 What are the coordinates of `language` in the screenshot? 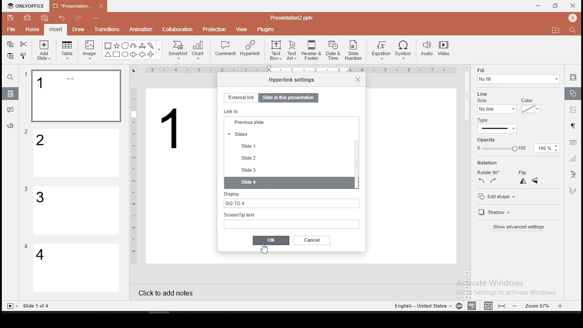 It's located at (459, 306).